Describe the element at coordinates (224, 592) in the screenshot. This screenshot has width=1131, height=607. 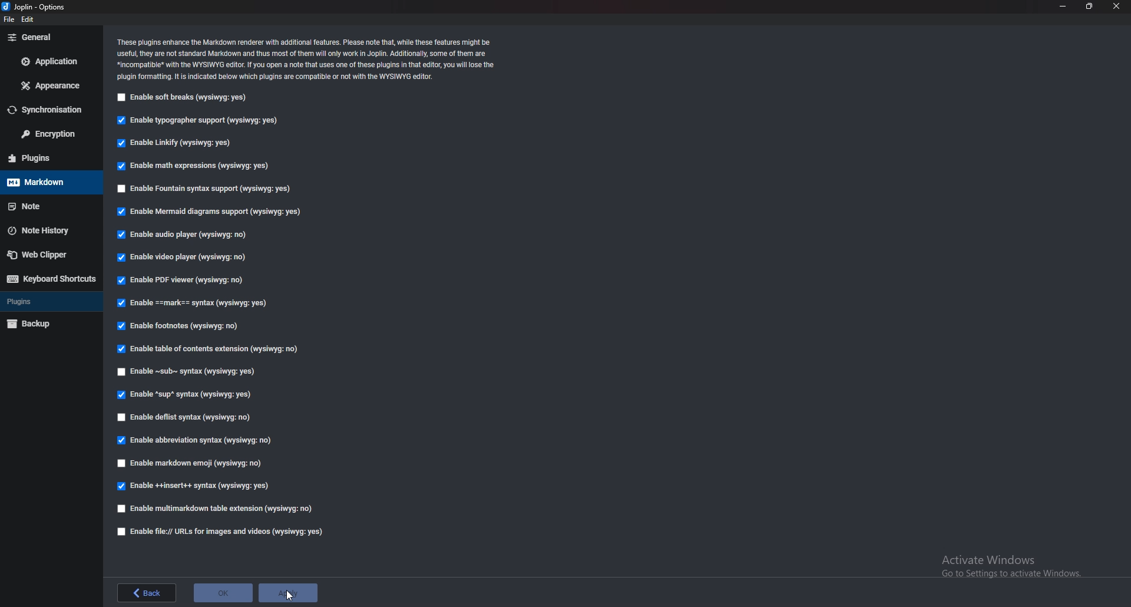
I see `ok` at that location.